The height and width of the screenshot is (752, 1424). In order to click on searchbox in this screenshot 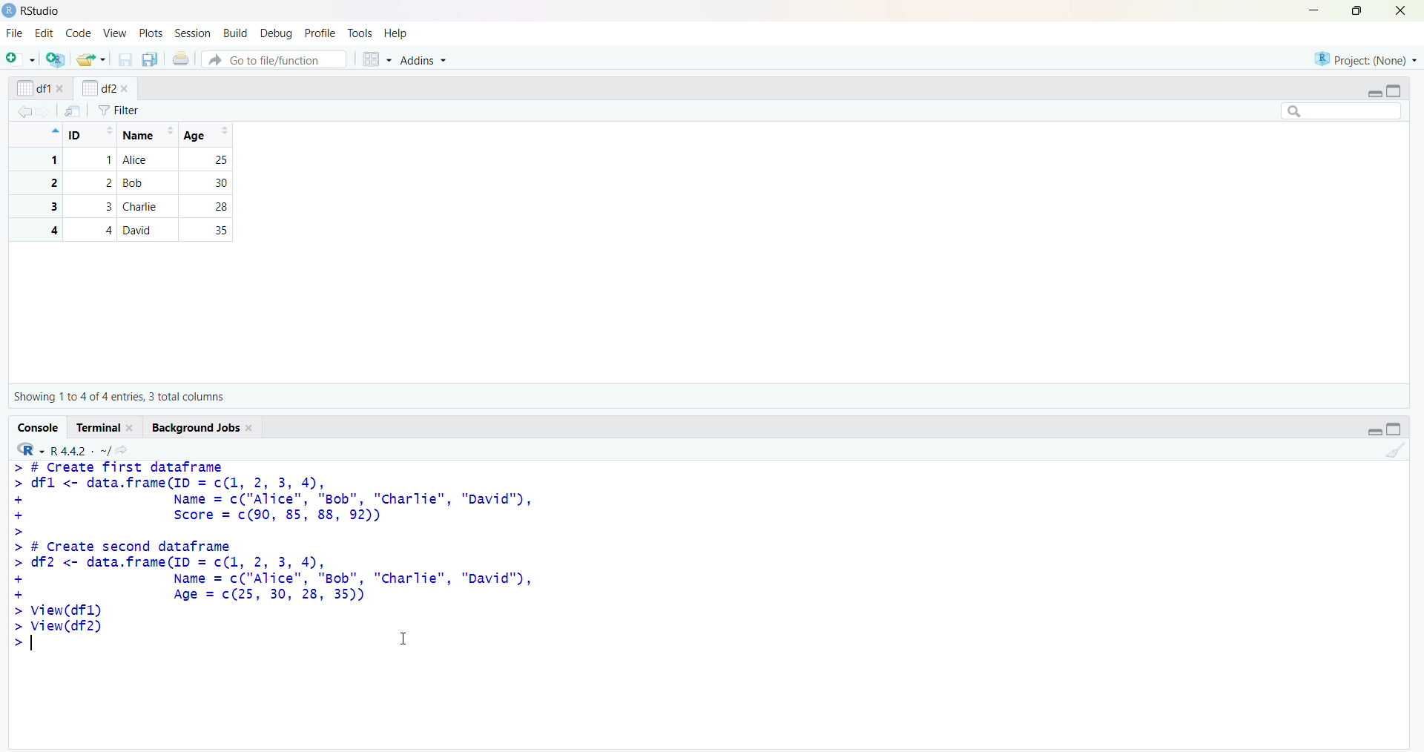, I will do `click(1342, 111)`.